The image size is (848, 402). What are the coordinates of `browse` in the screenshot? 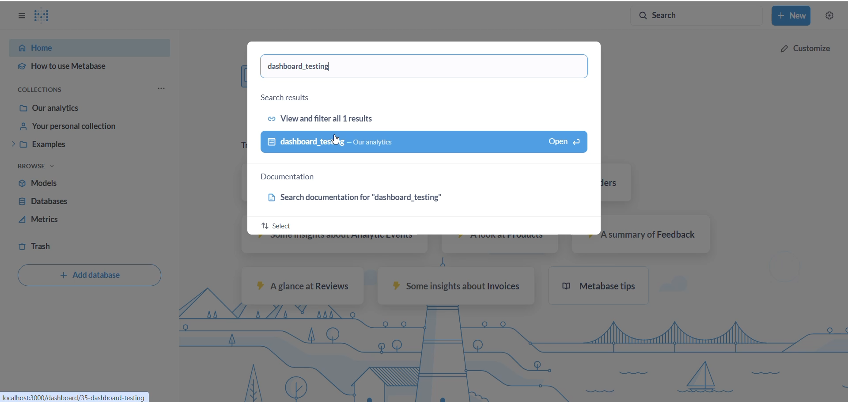 It's located at (42, 167).